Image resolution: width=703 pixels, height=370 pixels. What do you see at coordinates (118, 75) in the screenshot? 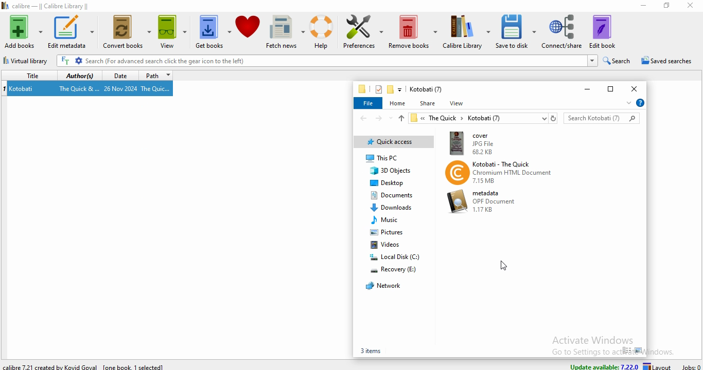
I see `date` at bounding box center [118, 75].